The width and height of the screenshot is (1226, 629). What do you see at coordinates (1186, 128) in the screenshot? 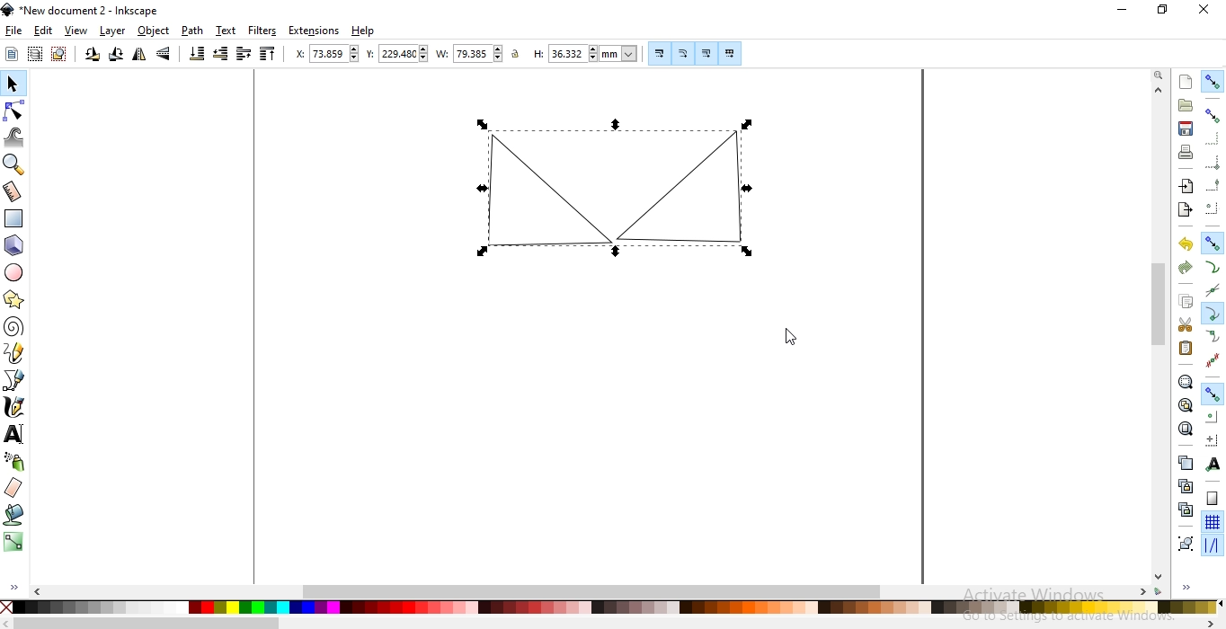
I see `save document` at bounding box center [1186, 128].